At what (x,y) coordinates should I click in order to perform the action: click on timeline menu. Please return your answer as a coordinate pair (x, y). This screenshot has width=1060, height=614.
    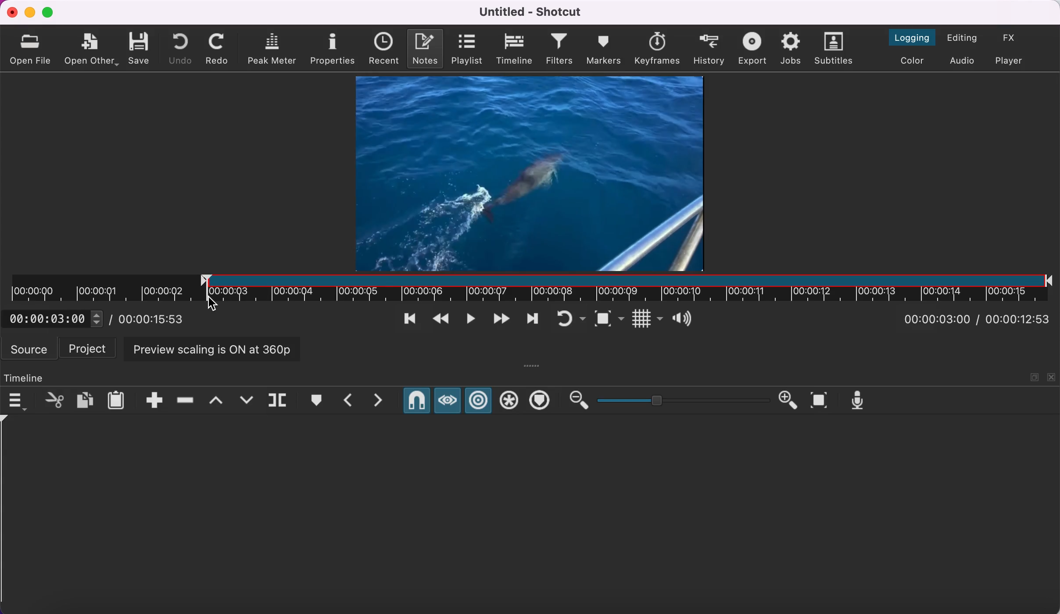
    Looking at the image, I should click on (18, 399).